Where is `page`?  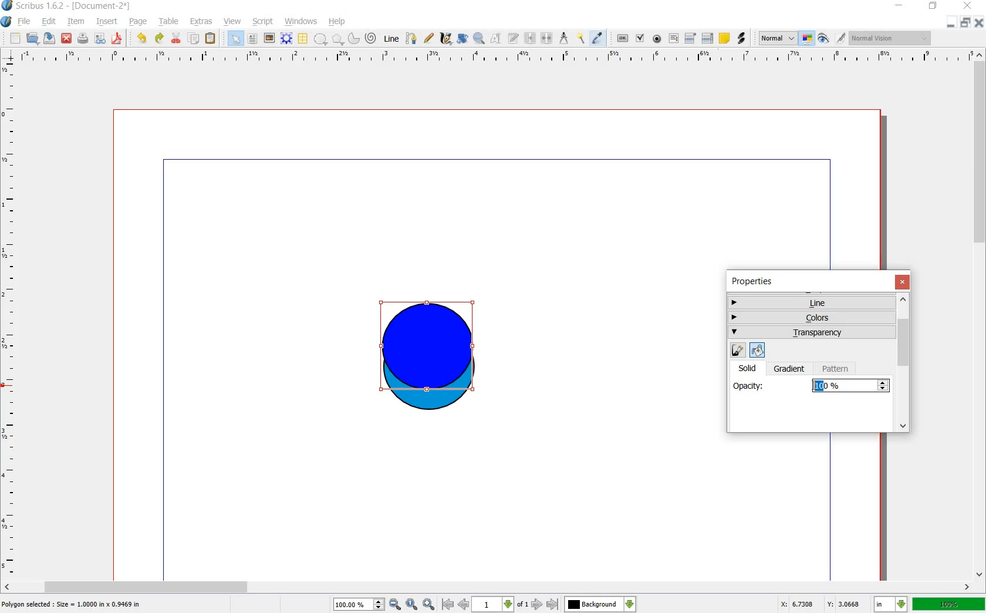
page is located at coordinates (140, 22).